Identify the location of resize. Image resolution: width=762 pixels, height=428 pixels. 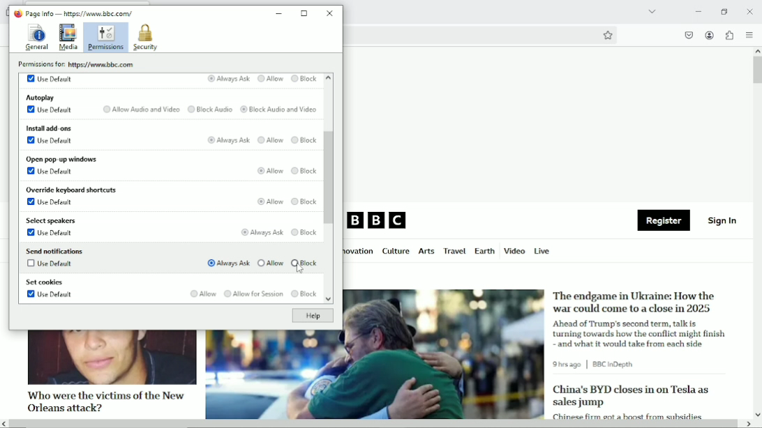
(305, 13).